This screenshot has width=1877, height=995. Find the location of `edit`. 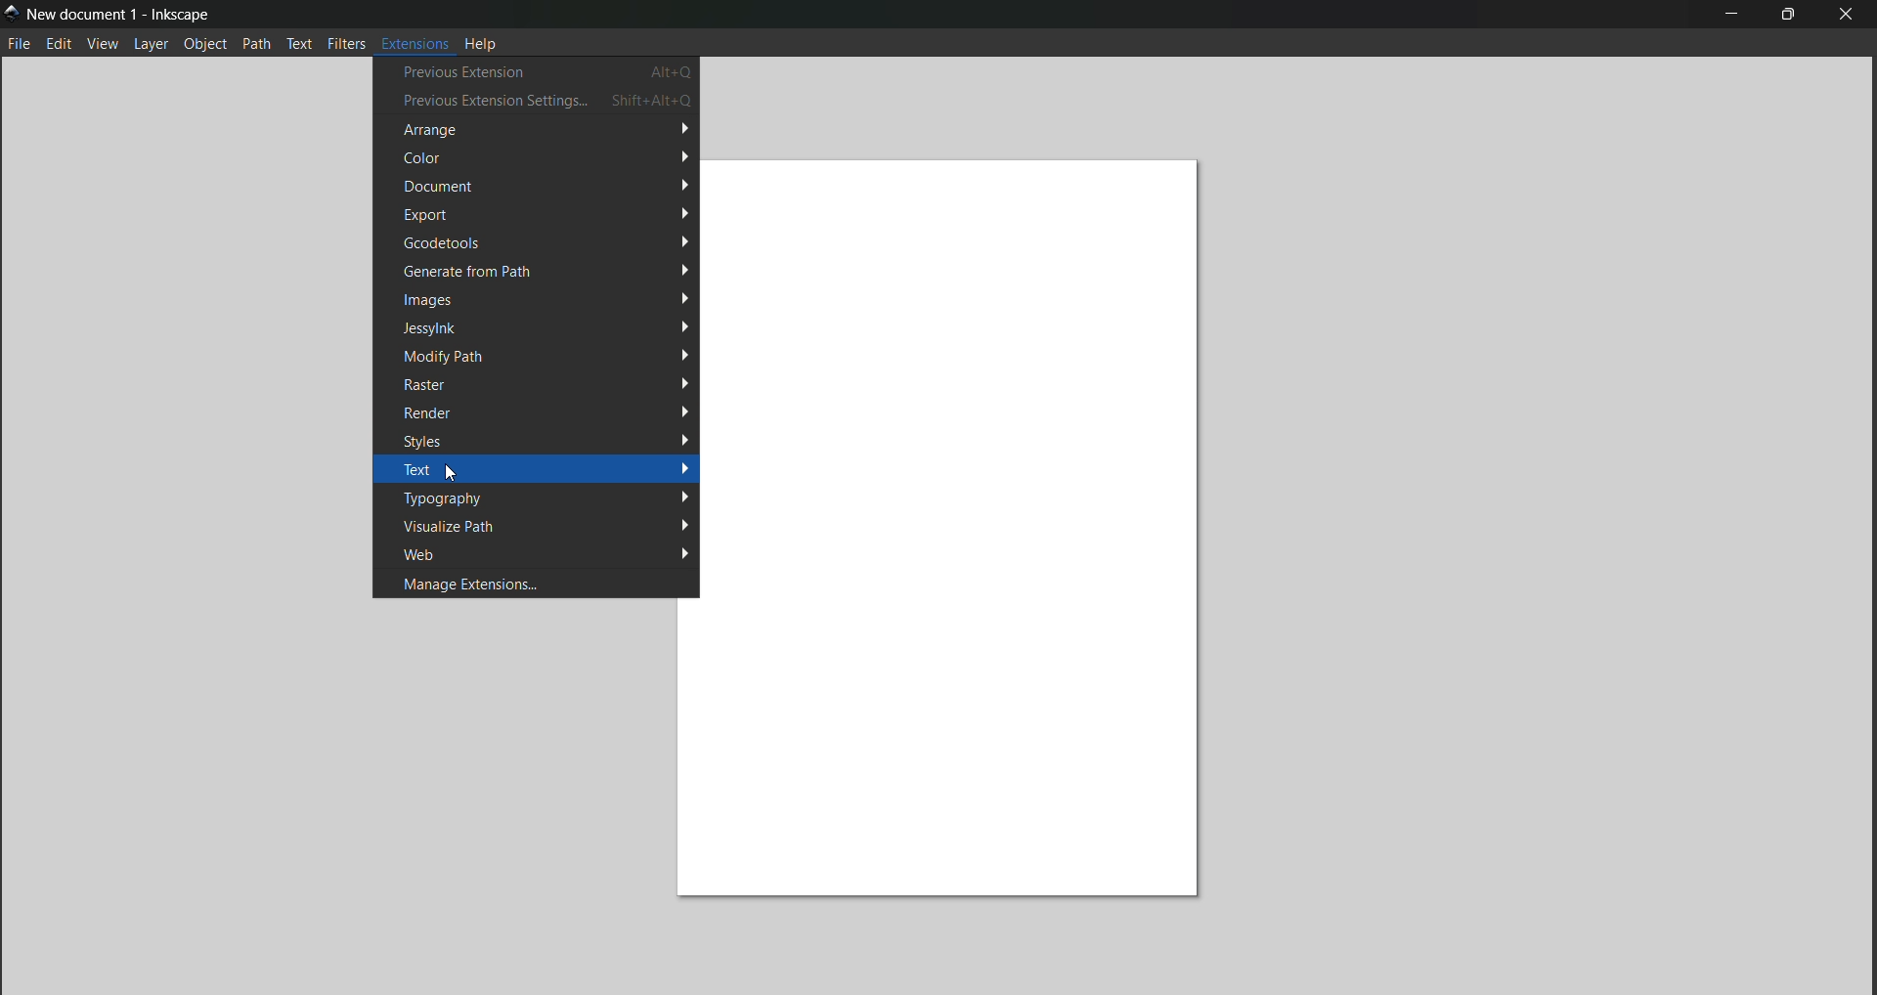

edit is located at coordinates (60, 45).